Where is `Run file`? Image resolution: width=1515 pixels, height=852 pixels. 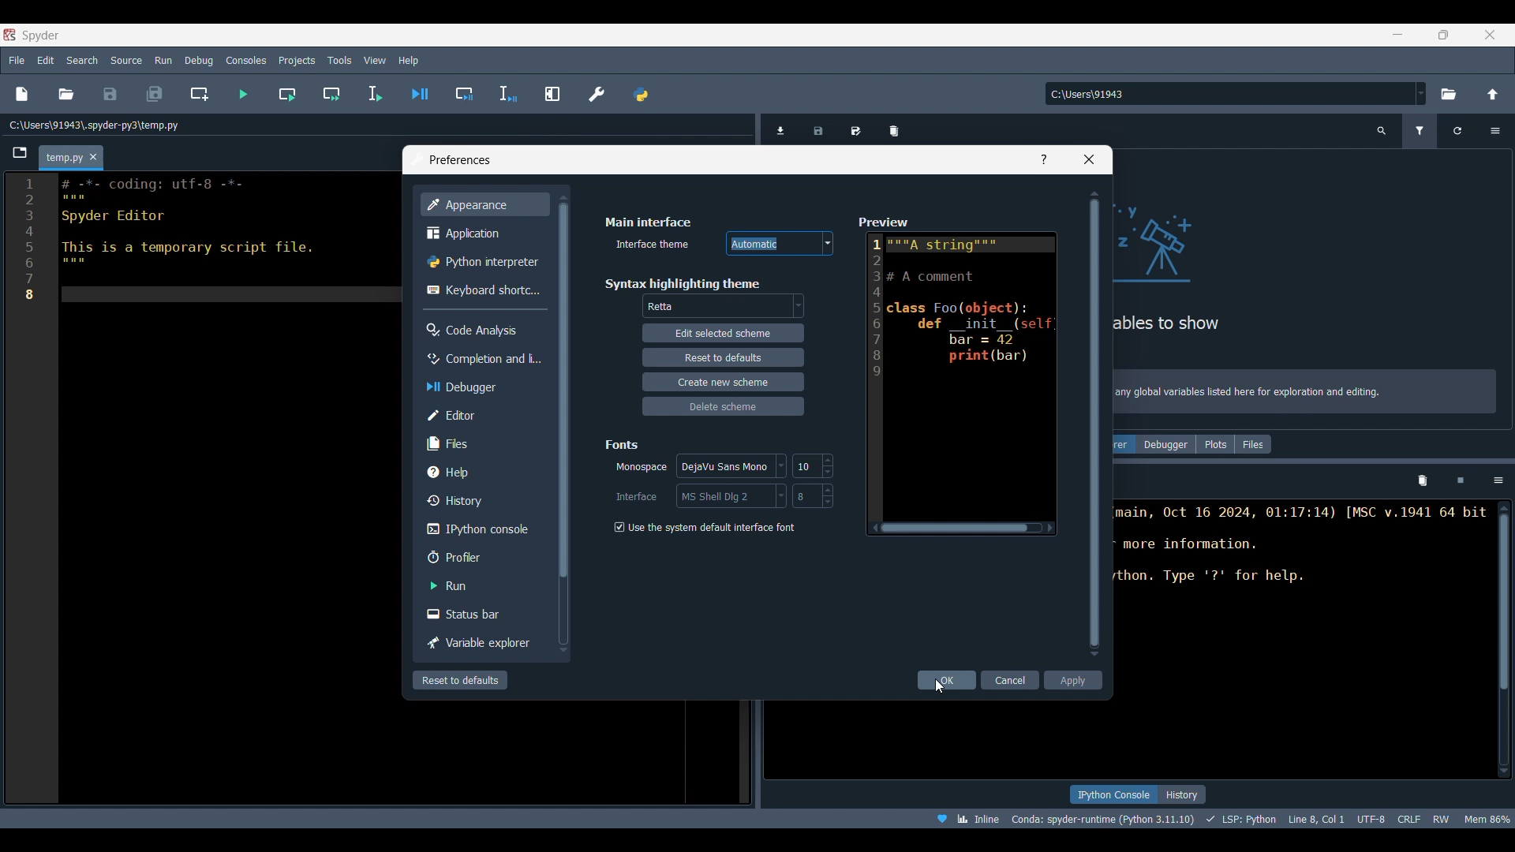 Run file is located at coordinates (243, 94).